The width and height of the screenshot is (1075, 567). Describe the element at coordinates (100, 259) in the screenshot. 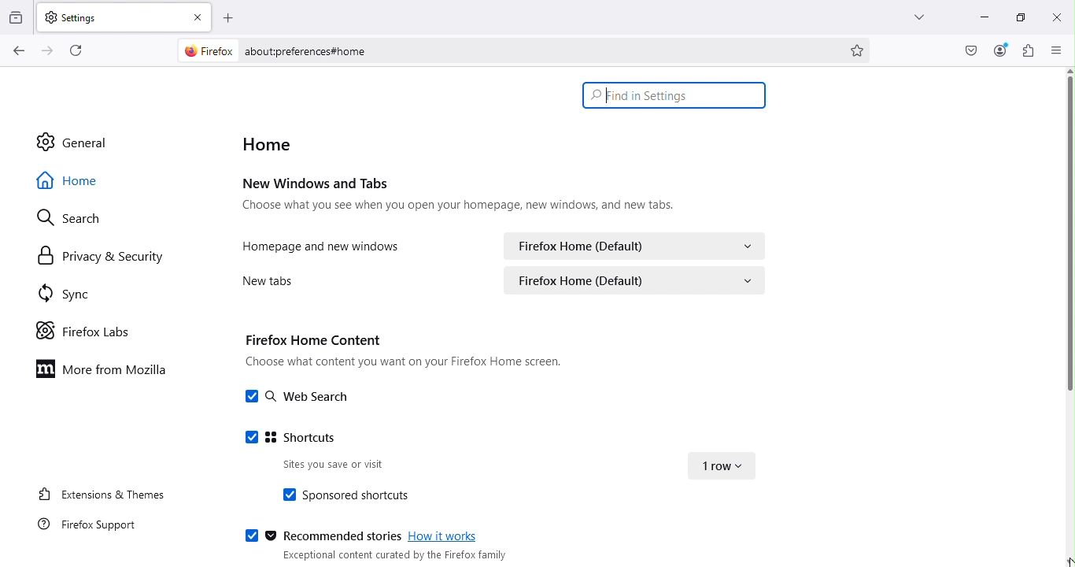

I see `Privacy and security` at that location.